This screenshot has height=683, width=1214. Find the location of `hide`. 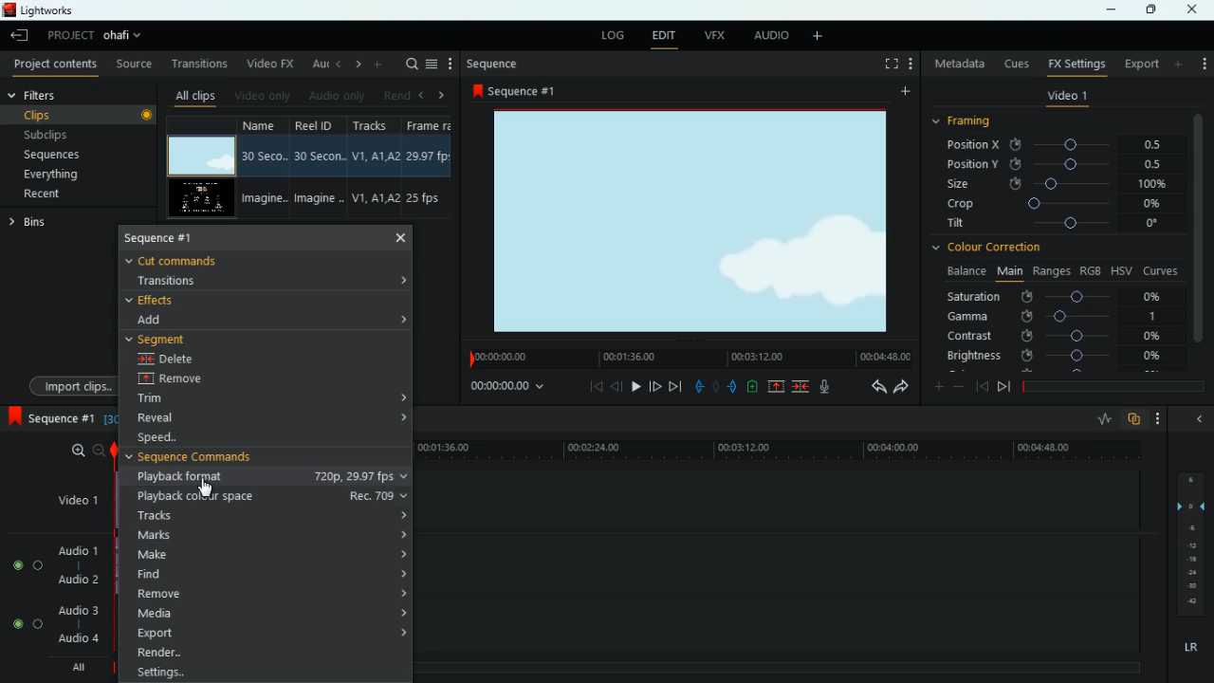

hide is located at coordinates (1195, 417).